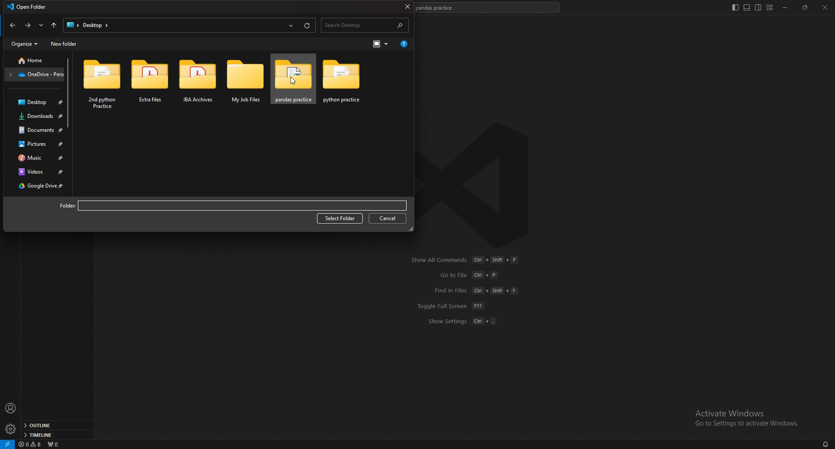 The height and width of the screenshot is (449, 835). Describe the element at coordinates (405, 44) in the screenshot. I see `more options` at that location.